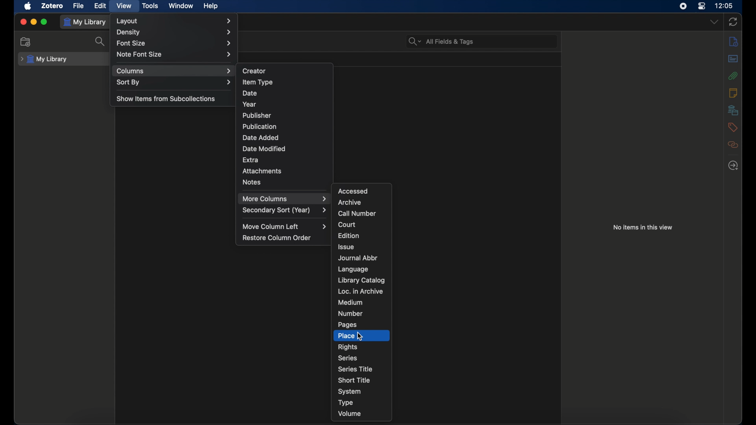  I want to click on cursor, so click(360, 338).